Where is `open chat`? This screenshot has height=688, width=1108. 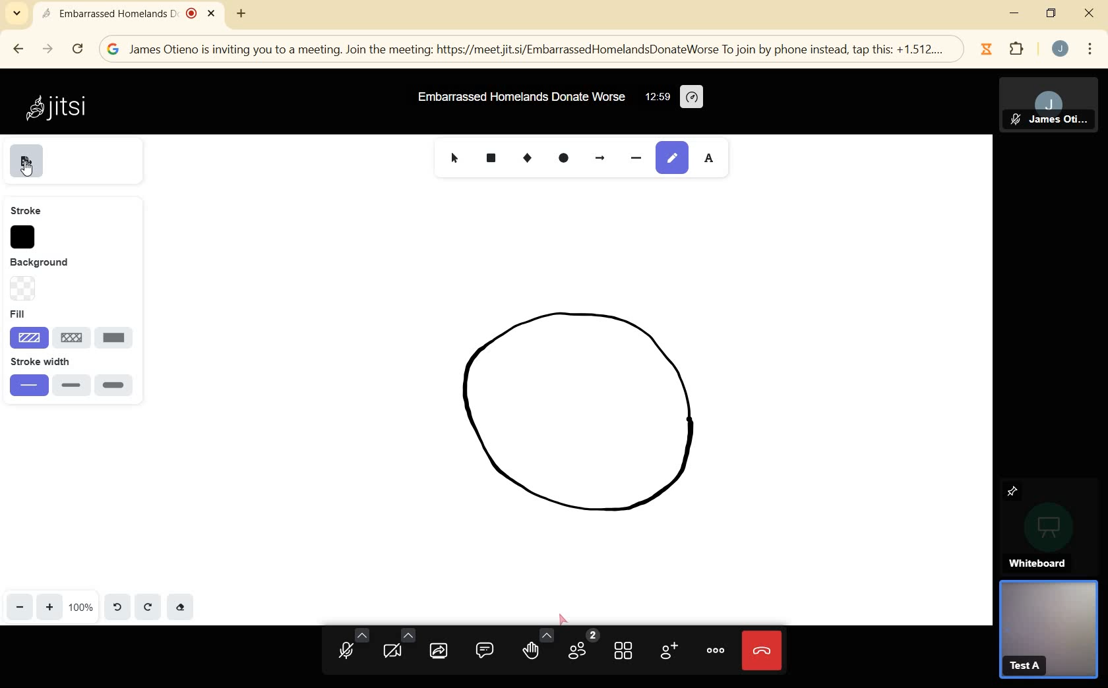
open chat is located at coordinates (485, 651).